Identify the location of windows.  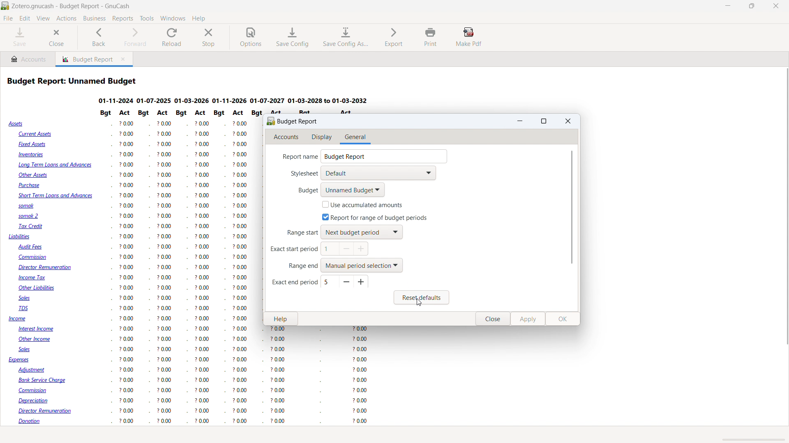
(173, 18).